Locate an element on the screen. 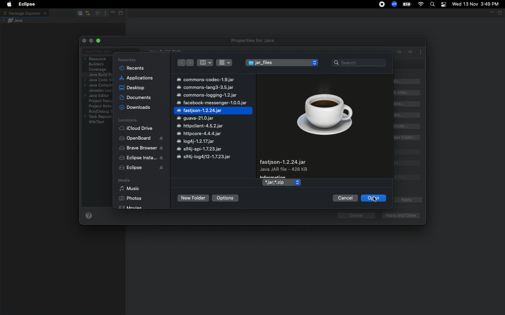 The image size is (505, 315). Eclipse is located at coordinates (25, 4).